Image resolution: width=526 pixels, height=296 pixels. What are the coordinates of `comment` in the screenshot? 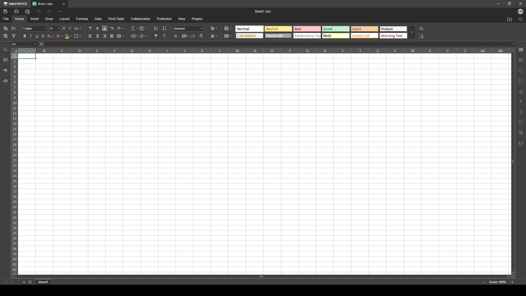 It's located at (521, 133).